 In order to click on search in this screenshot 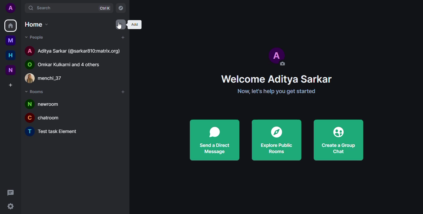, I will do `click(48, 8)`.